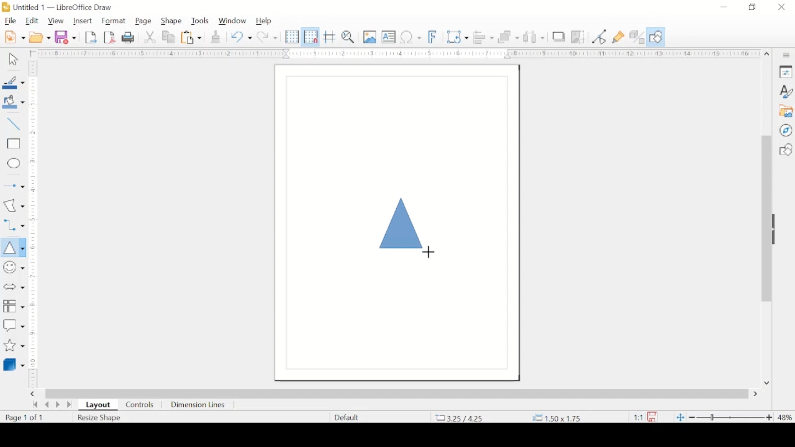 The width and height of the screenshot is (795, 447). I want to click on redo, so click(268, 37).